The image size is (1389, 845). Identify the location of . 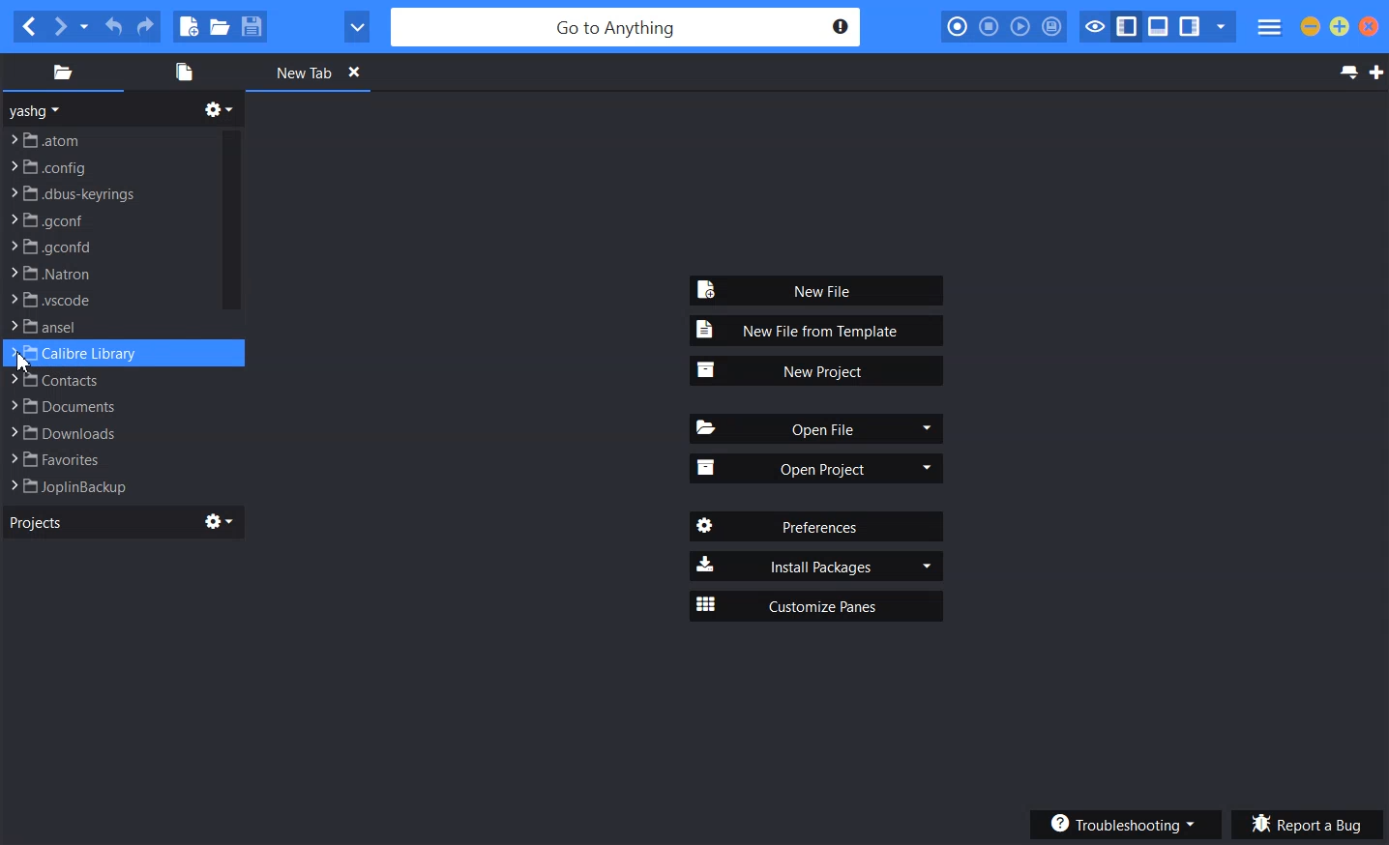
(108, 219).